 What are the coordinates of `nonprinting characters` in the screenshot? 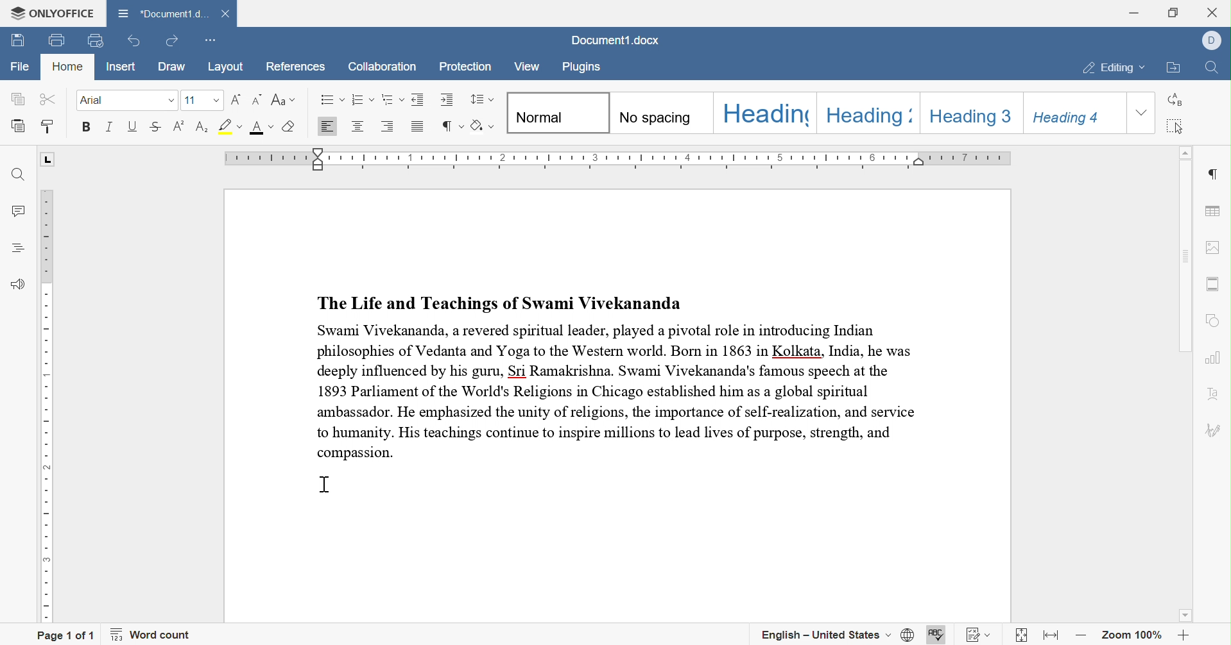 It's located at (451, 126).